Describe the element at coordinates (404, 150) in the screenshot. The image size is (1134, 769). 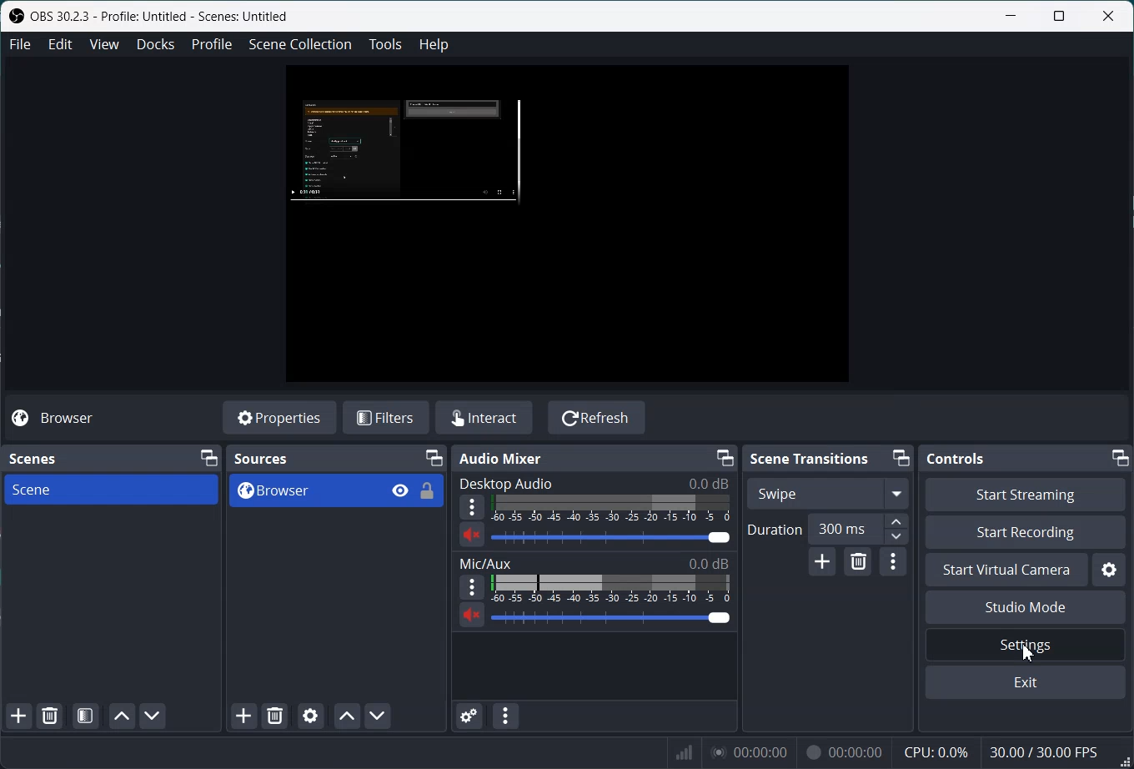
I see `Source preview` at that location.